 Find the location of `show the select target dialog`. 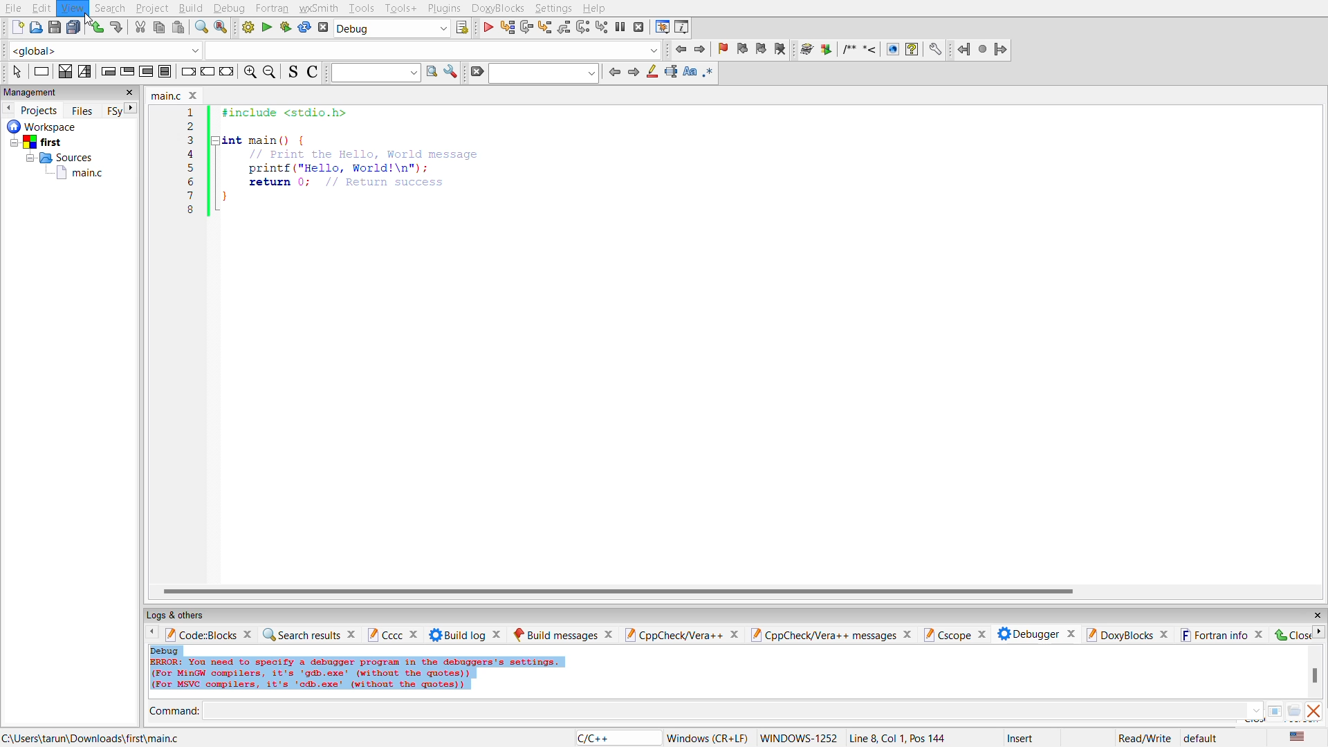

show the select target dialog is located at coordinates (462, 29).